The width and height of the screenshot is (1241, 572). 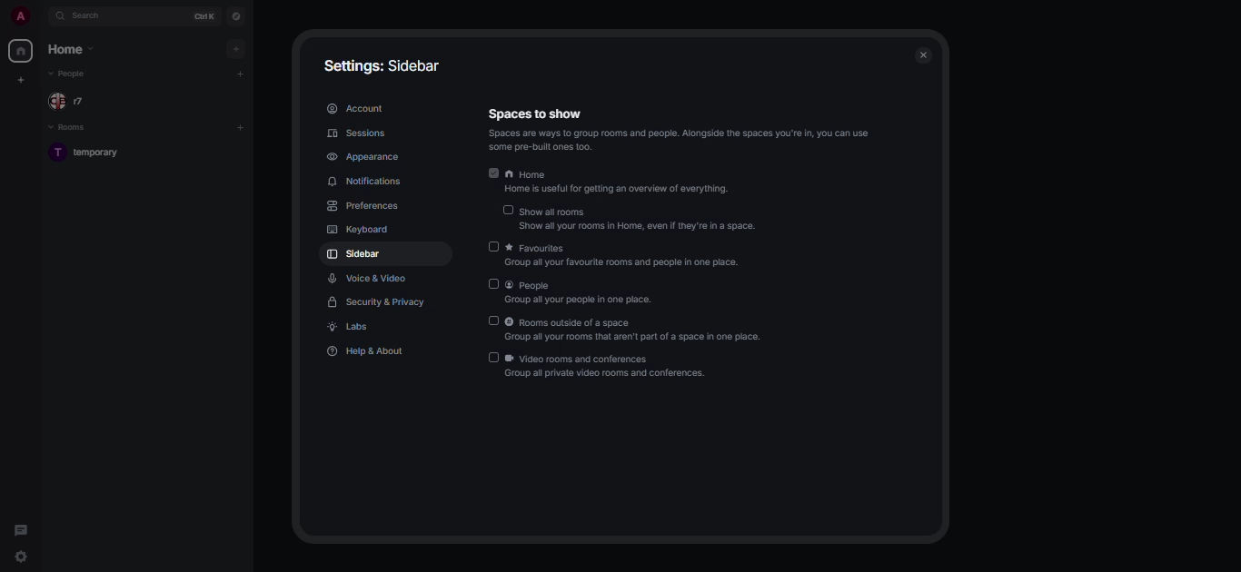 I want to click on enabled, so click(x=492, y=173).